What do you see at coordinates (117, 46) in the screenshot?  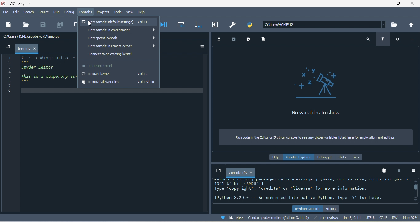 I see `new console in remote server` at bounding box center [117, 46].